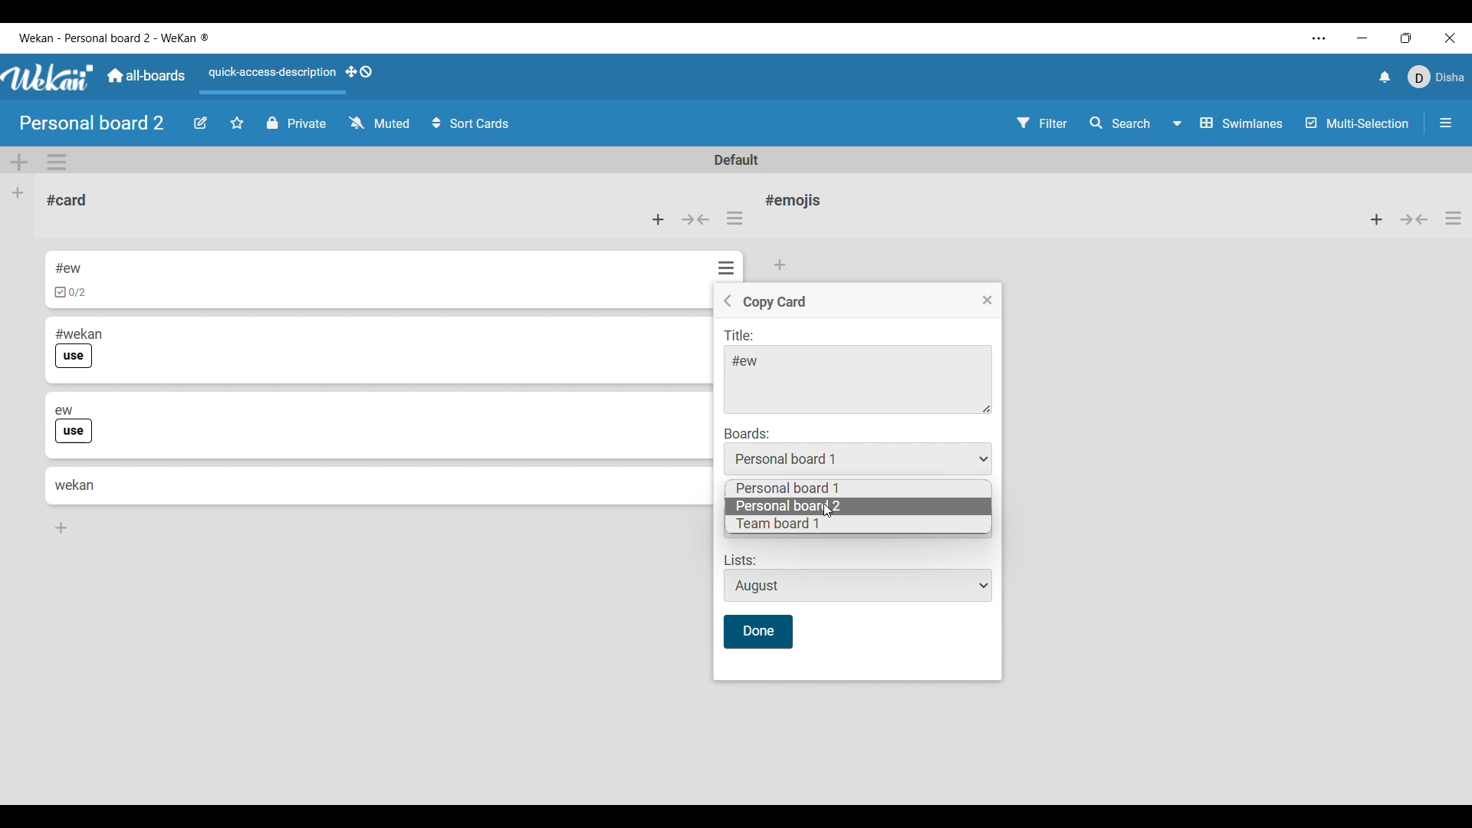  What do you see at coordinates (738, 159) in the screenshot?
I see `Default swimlane` at bounding box center [738, 159].